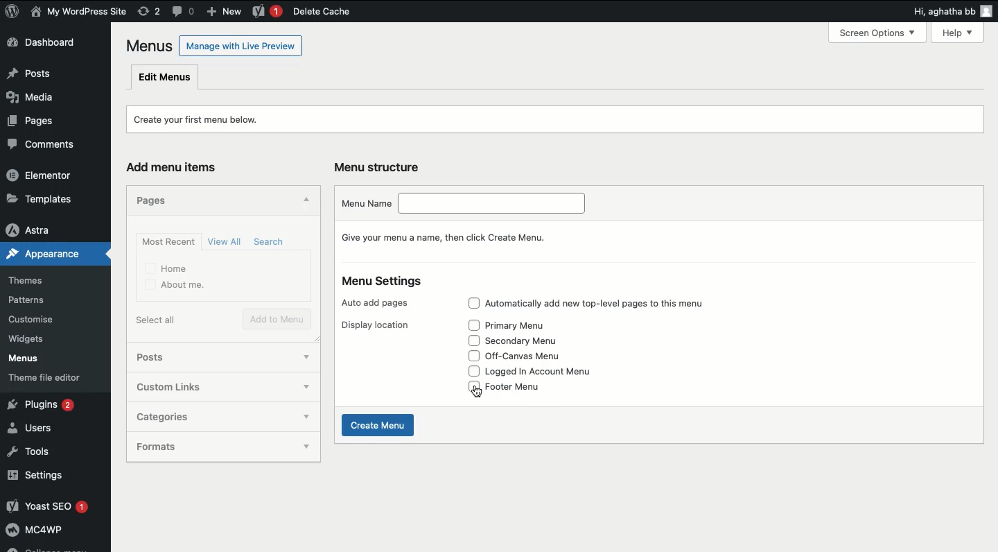 This screenshot has height=552, width=998. What do you see at coordinates (295, 356) in the screenshot?
I see `show` at bounding box center [295, 356].